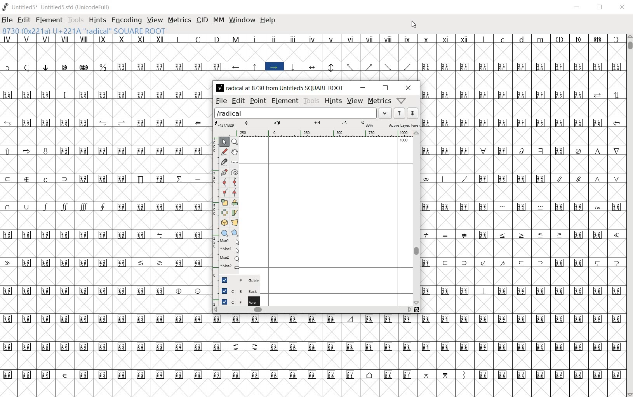  Describe the element at coordinates (224, 202) in the screenshot. I see `scale the selection` at that location.